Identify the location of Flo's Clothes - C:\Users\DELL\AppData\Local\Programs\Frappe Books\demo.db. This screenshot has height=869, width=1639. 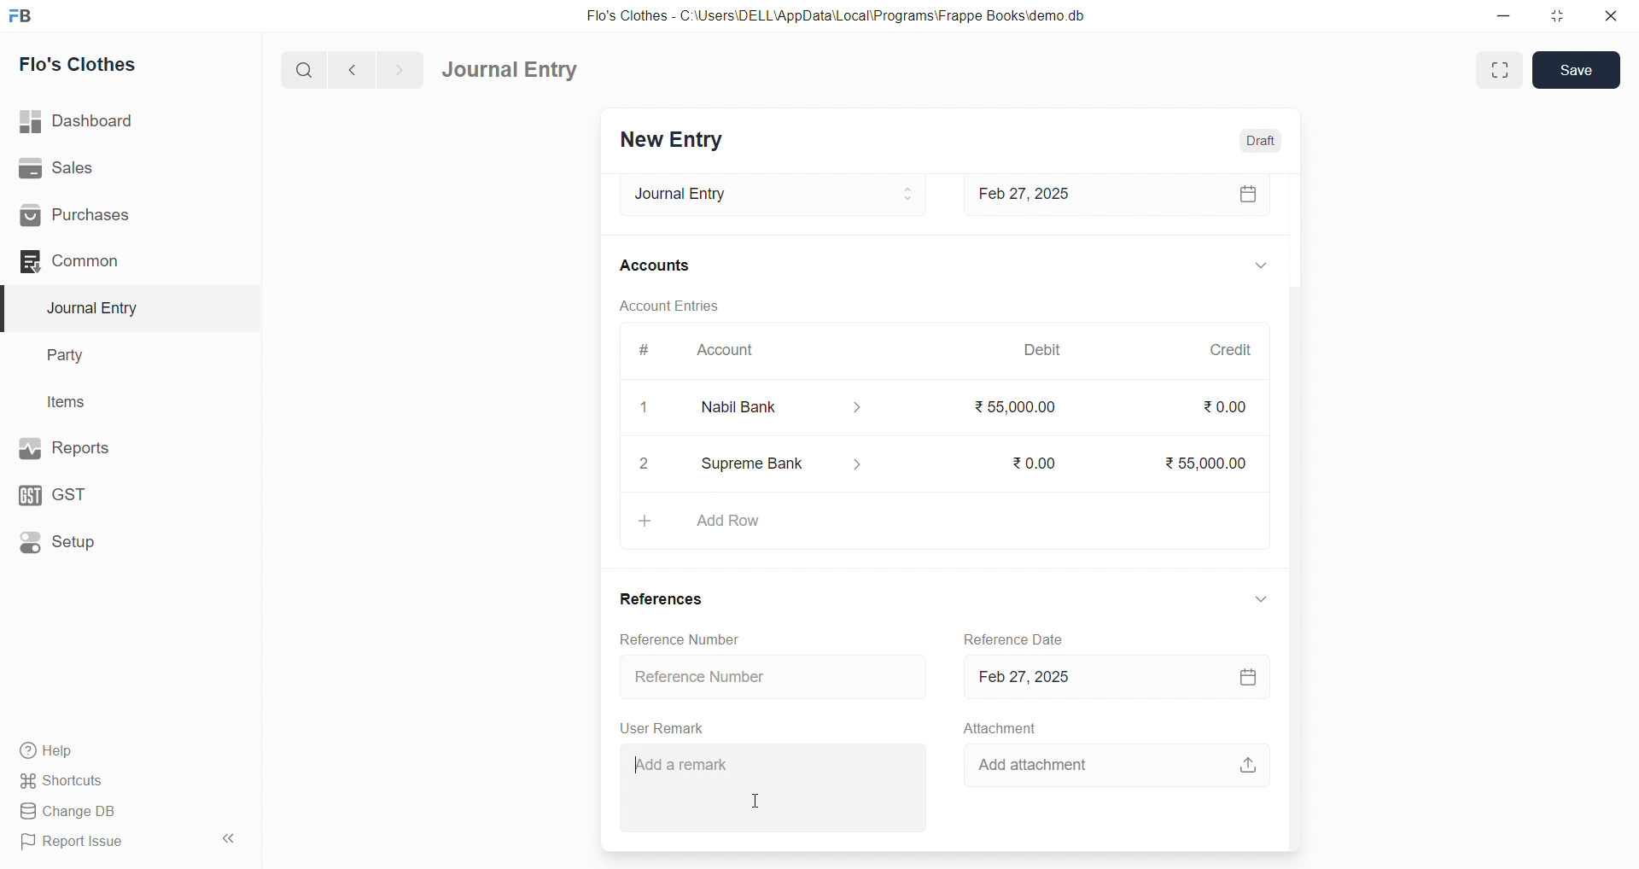
(836, 15).